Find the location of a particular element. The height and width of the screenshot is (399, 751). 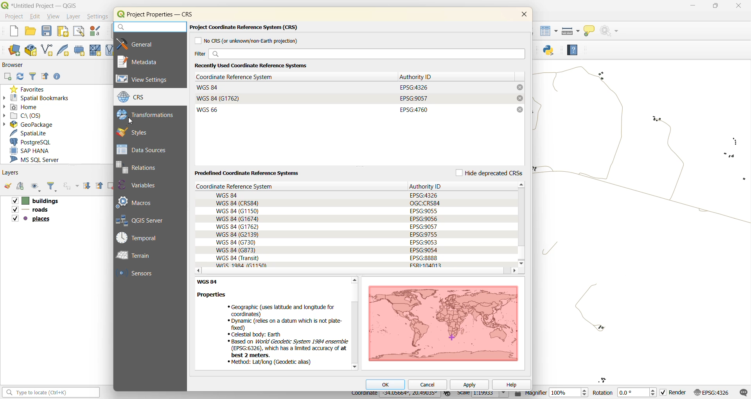

temporary scratch layer is located at coordinates (79, 50).